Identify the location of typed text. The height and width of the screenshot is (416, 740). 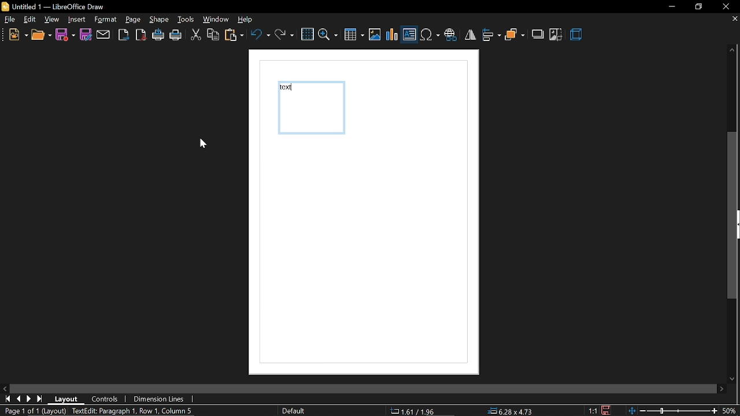
(287, 88).